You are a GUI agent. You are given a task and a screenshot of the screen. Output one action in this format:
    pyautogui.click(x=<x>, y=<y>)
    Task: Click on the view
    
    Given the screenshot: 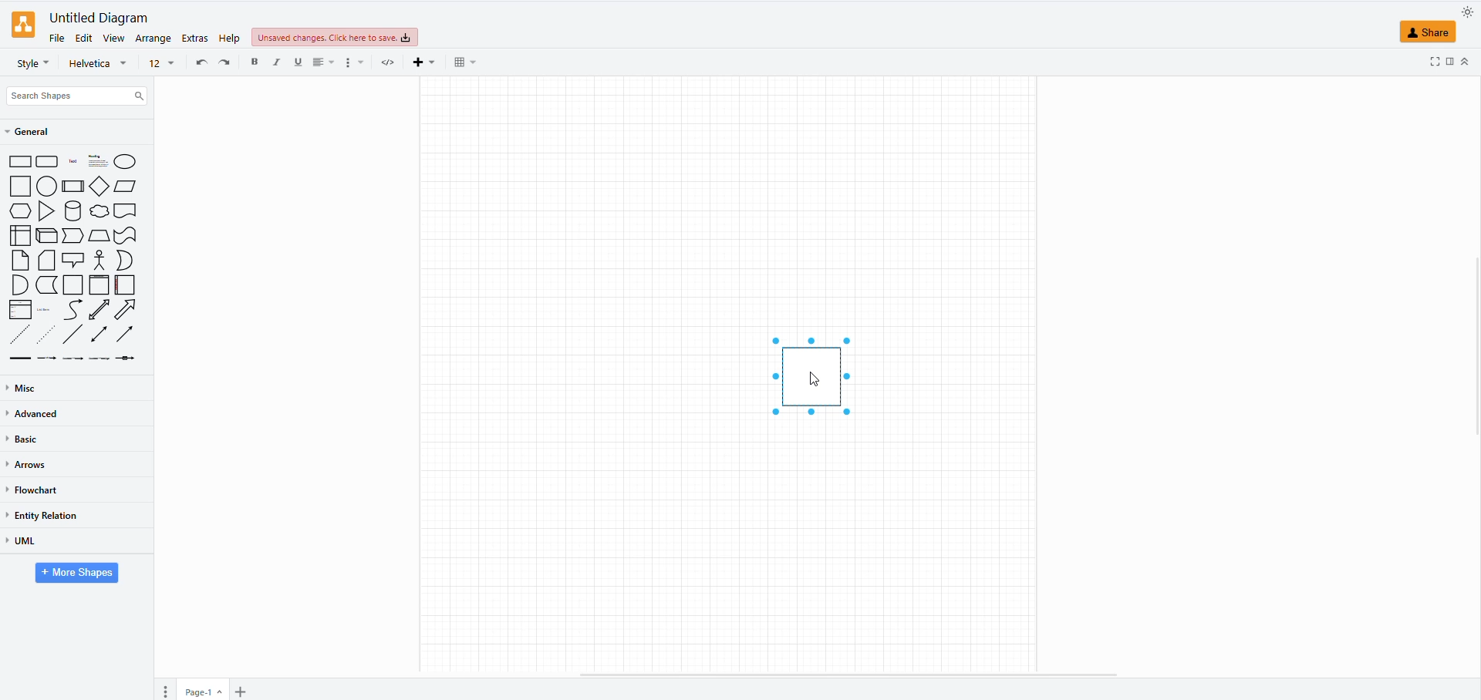 What is the action you would take?
    pyautogui.click(x=113, y=39)
    